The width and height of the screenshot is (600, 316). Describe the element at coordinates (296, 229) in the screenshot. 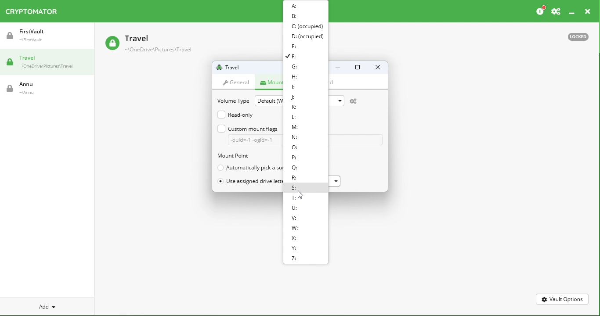

I see `W:` at that location.